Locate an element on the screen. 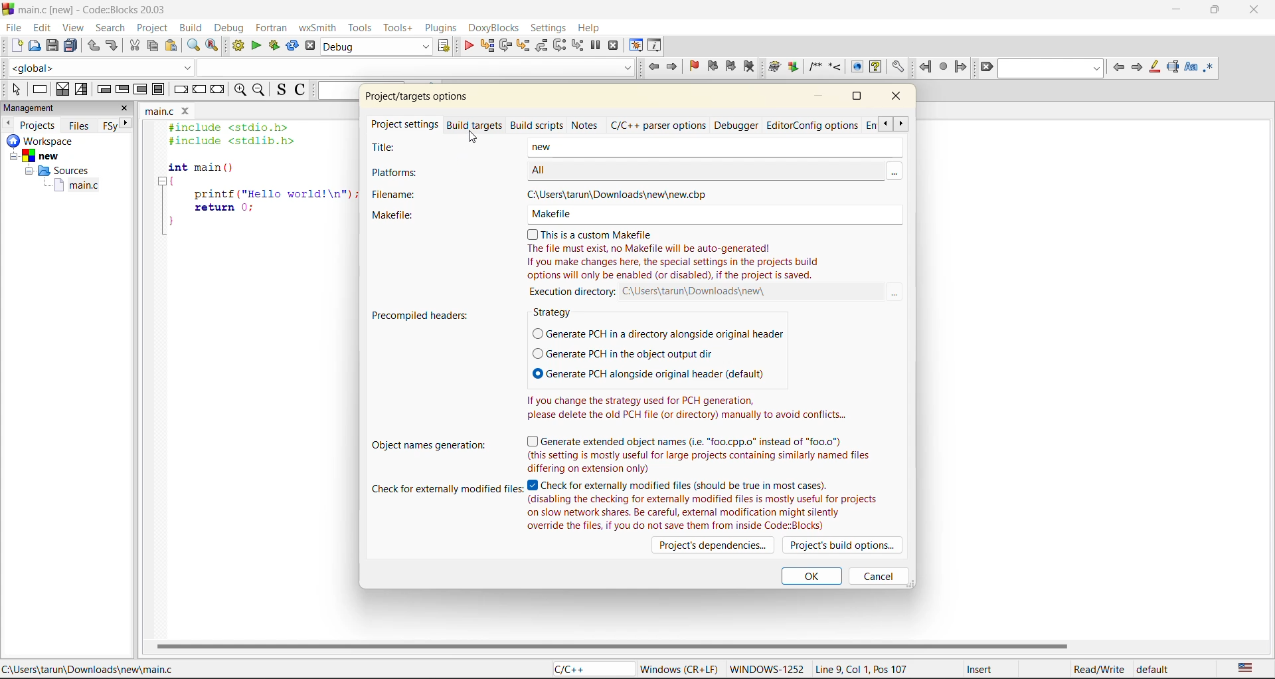 The height and width of the screenshot is (679, 1275). Run HTML Documentation is located at coordinates (857, 66).